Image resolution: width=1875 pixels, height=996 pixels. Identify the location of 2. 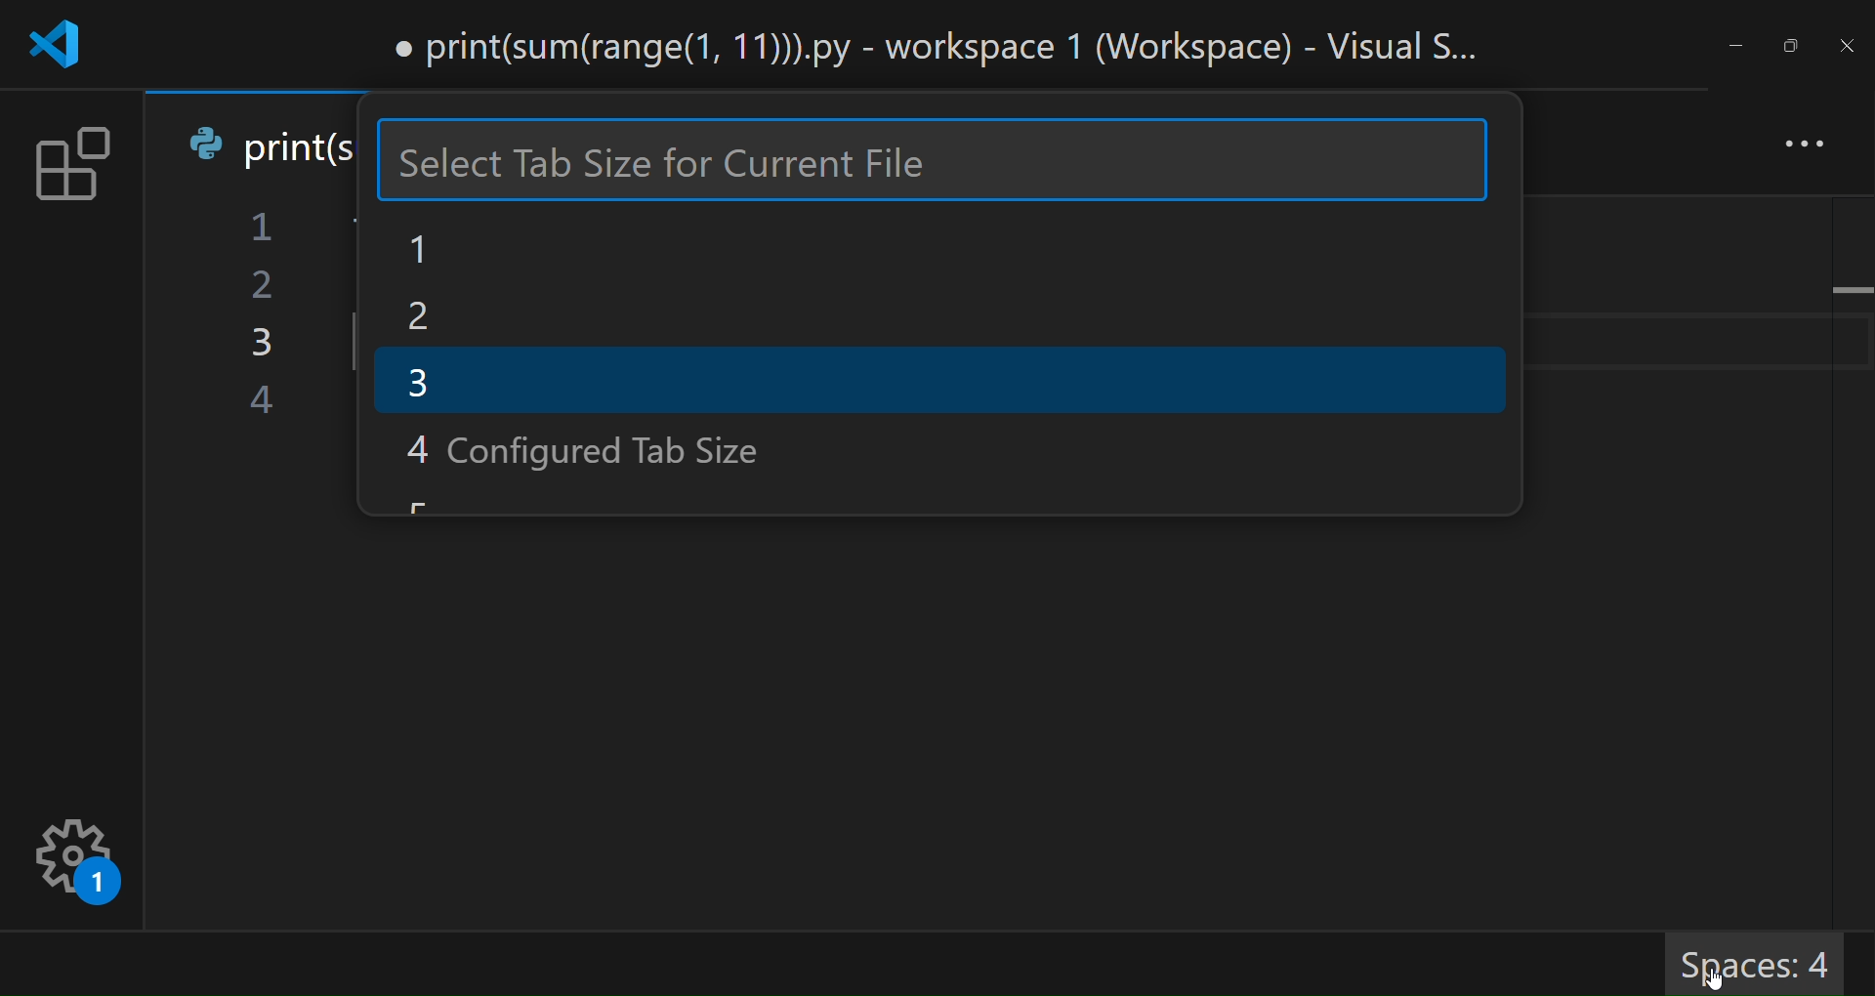
(449, 317).